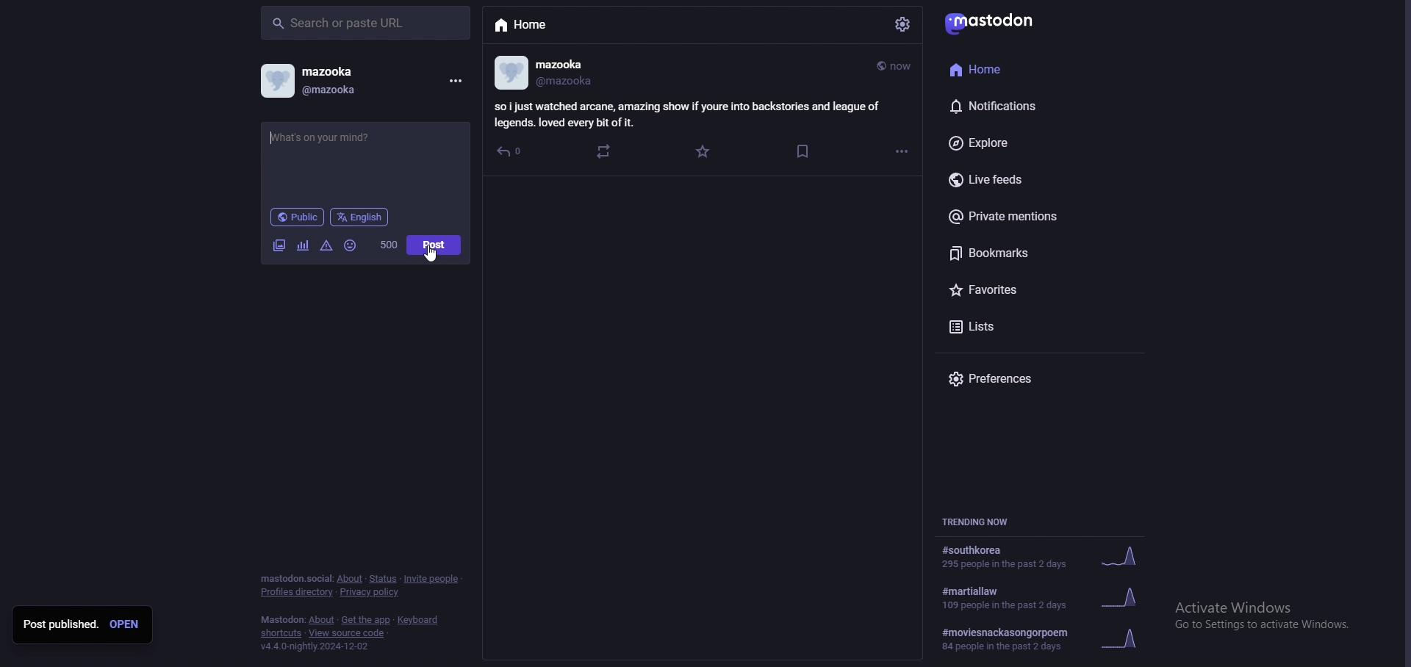 Image resolution: width=1411 pixels, height=667 pixels. Describe the element at coordinates (326, 246) in the screenshot. I see `warnings` at that location.